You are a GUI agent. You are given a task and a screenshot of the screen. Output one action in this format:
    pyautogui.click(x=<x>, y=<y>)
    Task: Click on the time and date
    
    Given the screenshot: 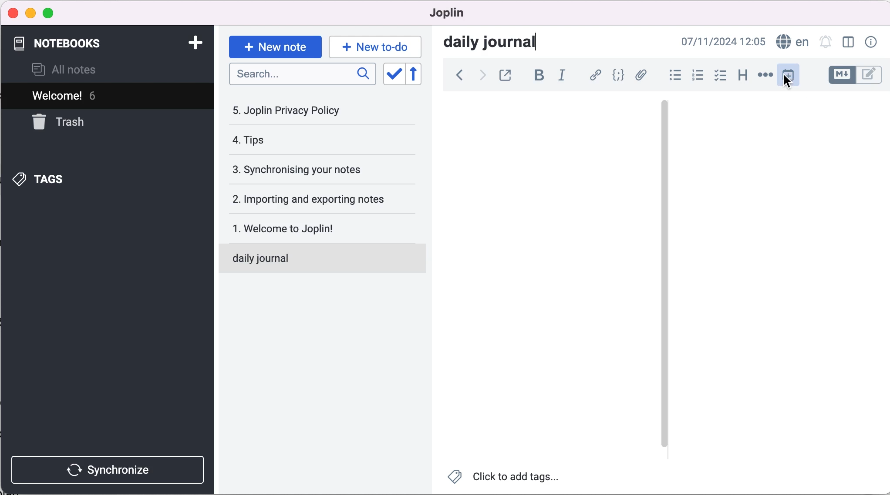 What is the action you would take?
    pyautogui.click(x=724, y=42)
    